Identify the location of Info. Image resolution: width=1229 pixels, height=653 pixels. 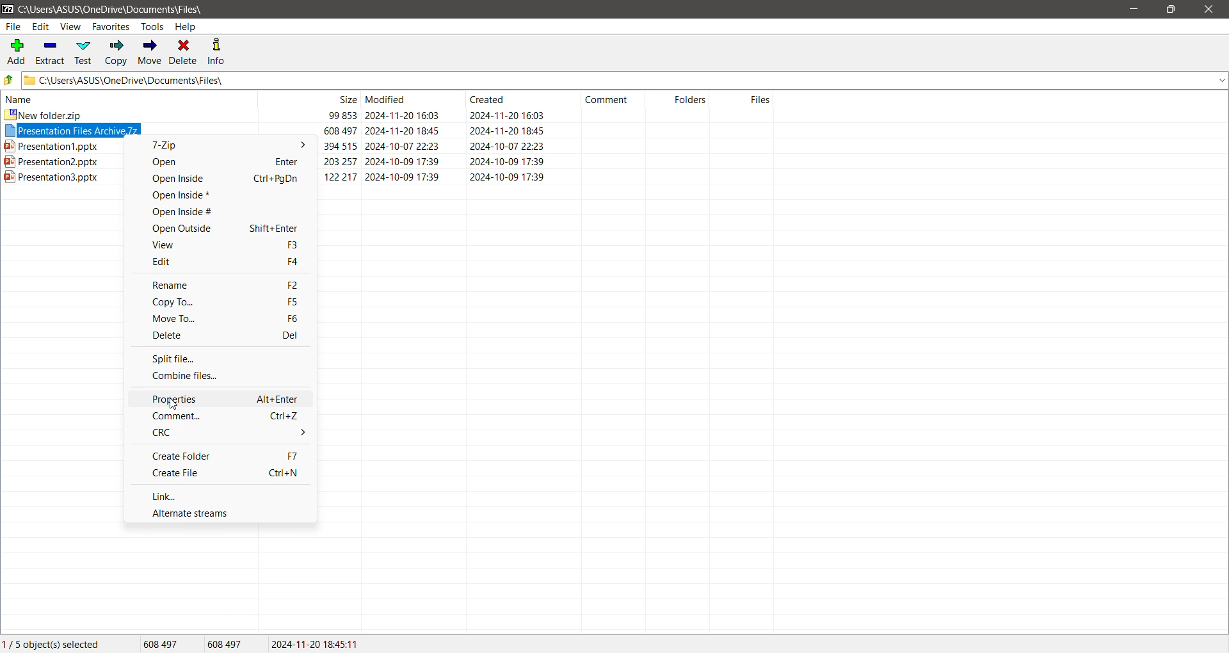
(218, 52).